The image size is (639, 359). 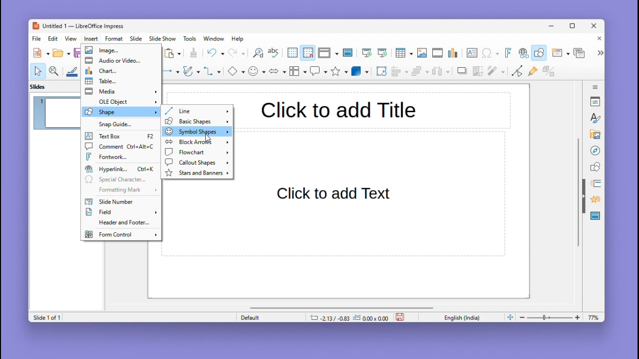 What do you see at coordinates (552, 317) in the screenshot?
I see `zoom toggle bar` at bounding box center [552, 317].